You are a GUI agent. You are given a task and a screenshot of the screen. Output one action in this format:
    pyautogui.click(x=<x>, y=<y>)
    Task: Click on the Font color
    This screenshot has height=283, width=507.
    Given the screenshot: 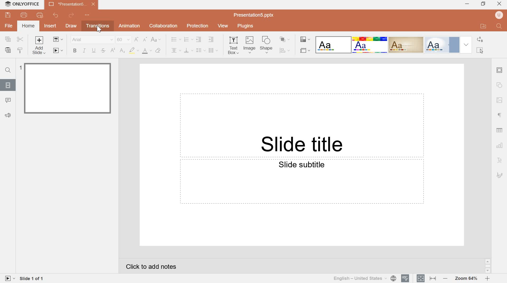 What is the action you would take?
    pyautogui.click(x=134, y=51)
    